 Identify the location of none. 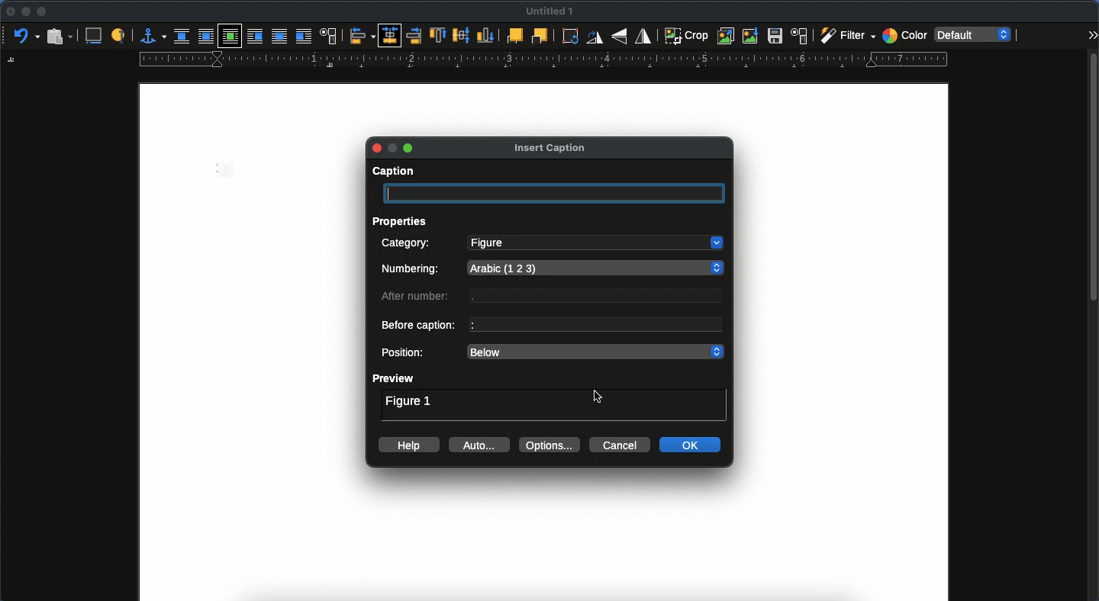
(182, 35).